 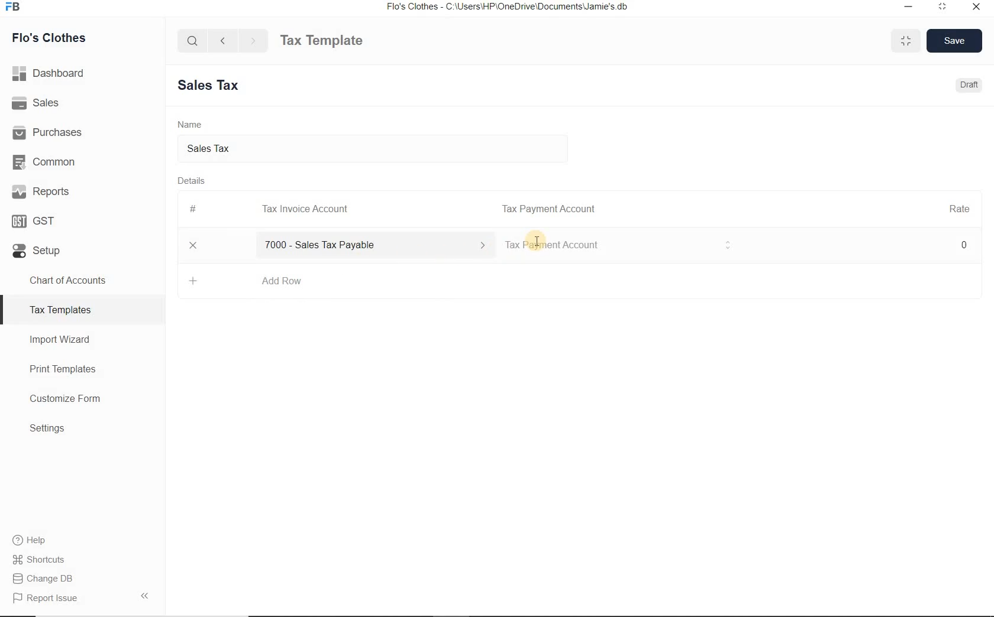 I want to click on Tax Payment Account, so click(x=547, y=209).